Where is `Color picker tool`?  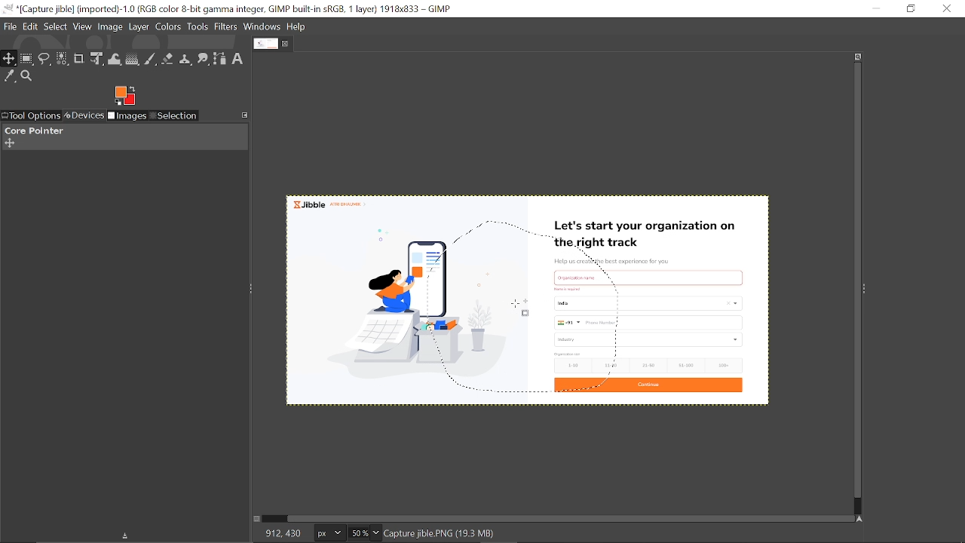 Color picker tool is located at coordinates (10, 77).